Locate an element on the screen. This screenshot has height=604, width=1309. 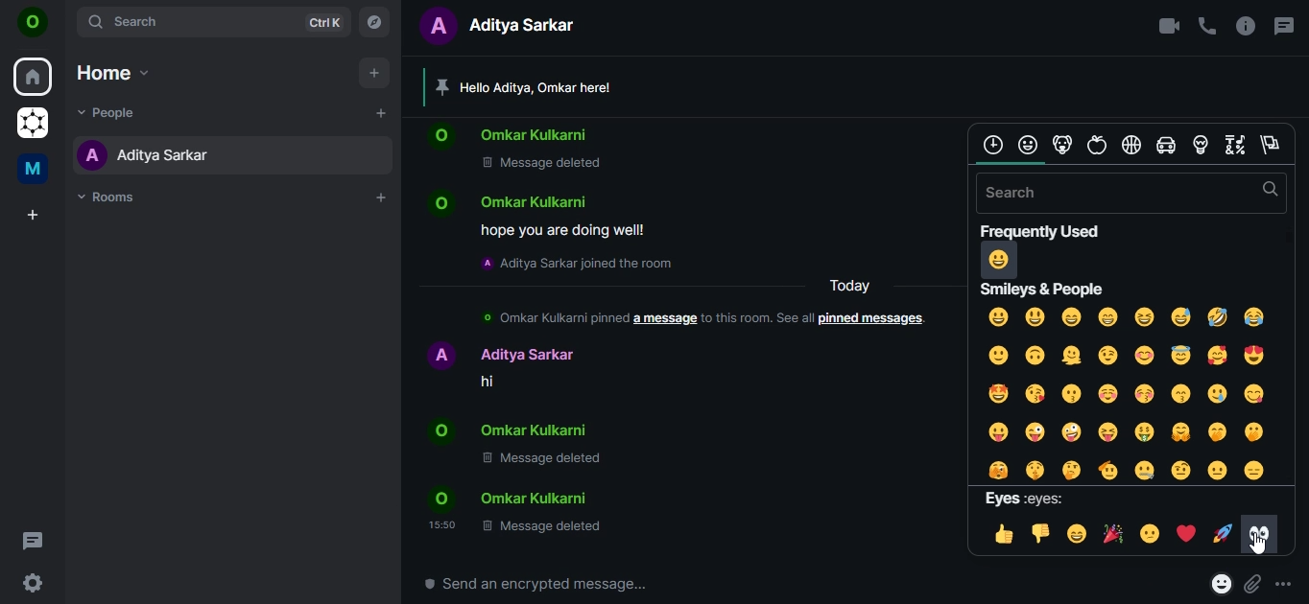
 is located at coordinates (1257, 317).